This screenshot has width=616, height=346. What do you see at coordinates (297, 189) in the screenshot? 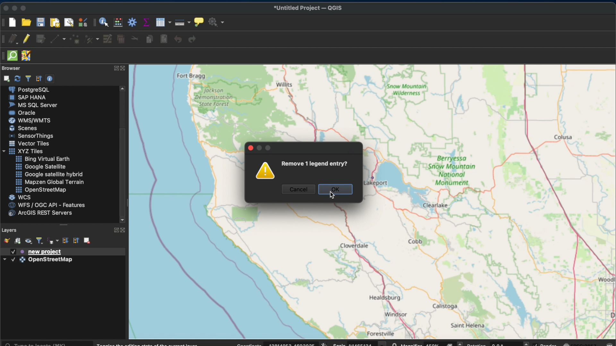
I see `cancel button` at bounding box center [297, 189].